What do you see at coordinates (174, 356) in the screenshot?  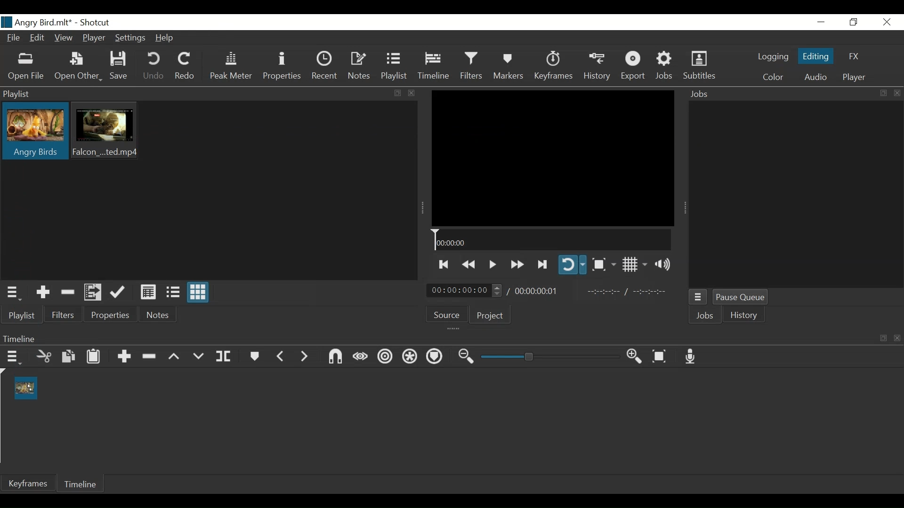 I see `Lift` at bounding box center [174, 356].